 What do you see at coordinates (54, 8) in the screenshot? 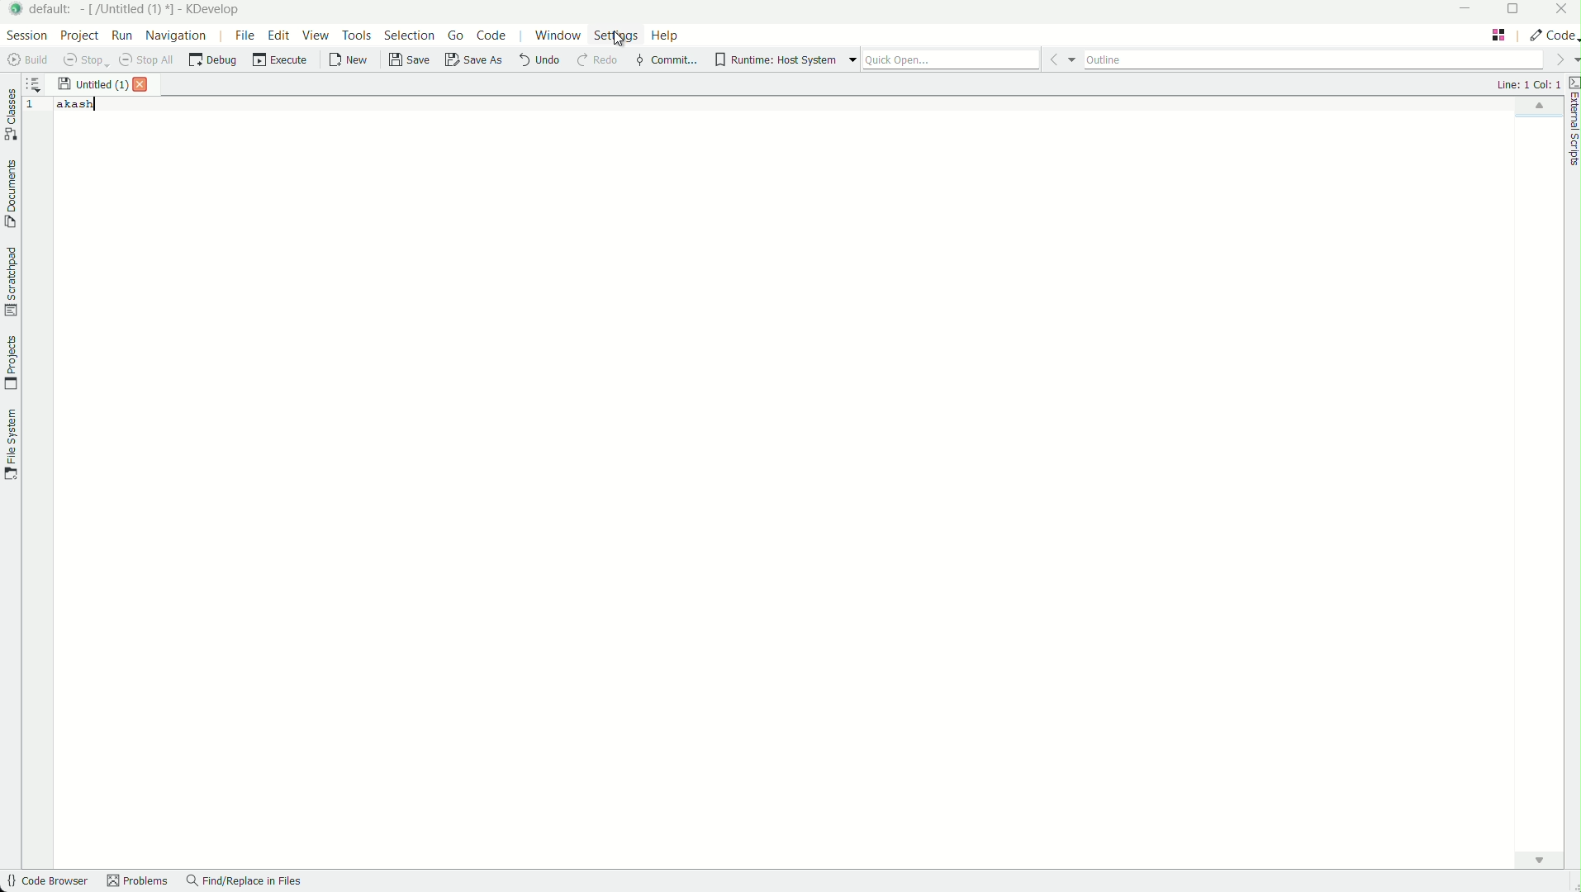
I see `default` at bounding box center [54, 8].